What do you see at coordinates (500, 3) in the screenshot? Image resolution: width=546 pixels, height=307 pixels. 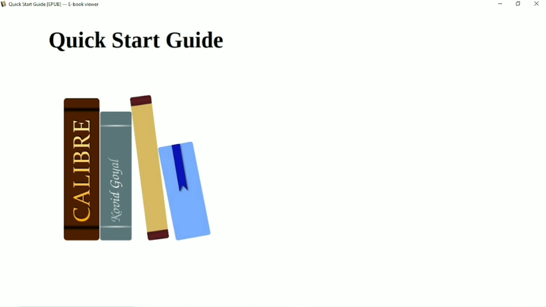 I see `Minimize` at bounding box center [500, 3].